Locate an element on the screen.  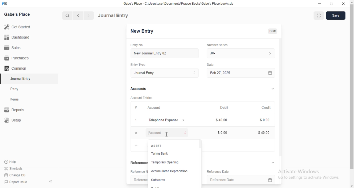
Feb 27, 2025 is located at coordinates (244, 73).